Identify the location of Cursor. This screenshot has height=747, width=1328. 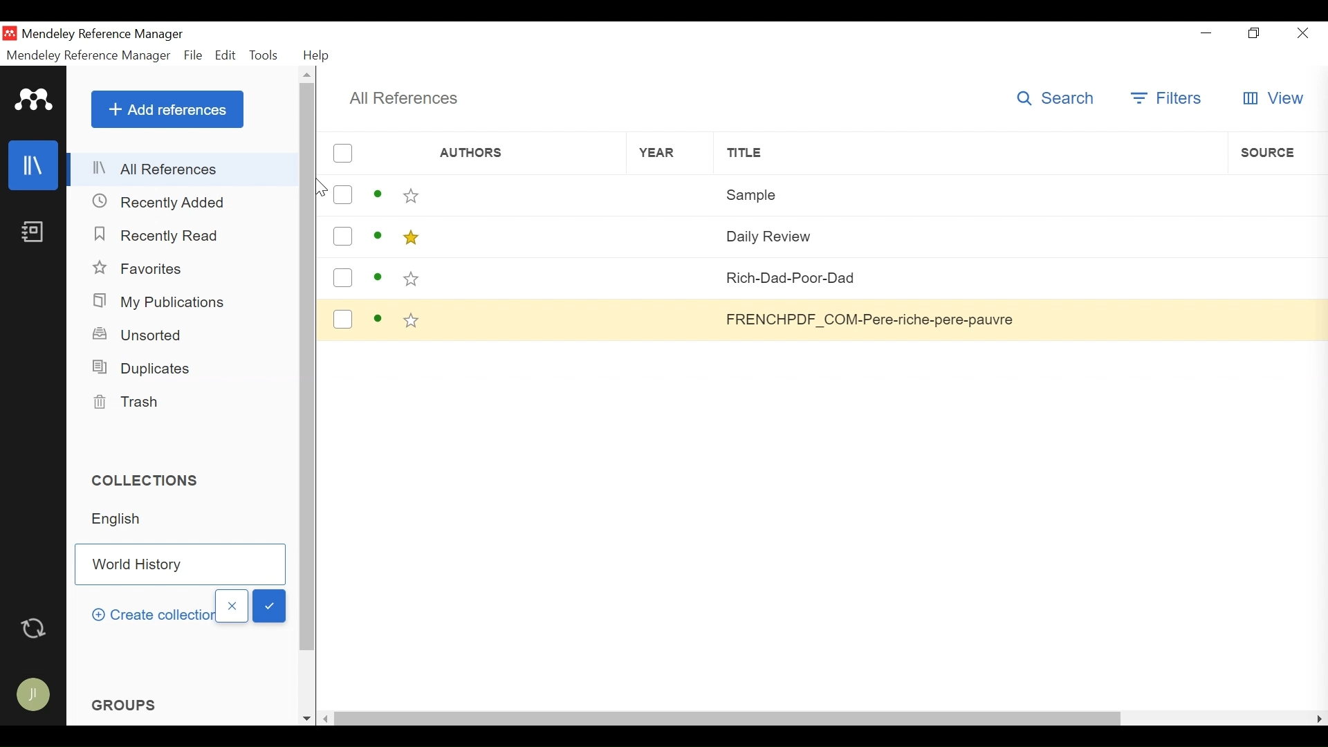
(320, 186).